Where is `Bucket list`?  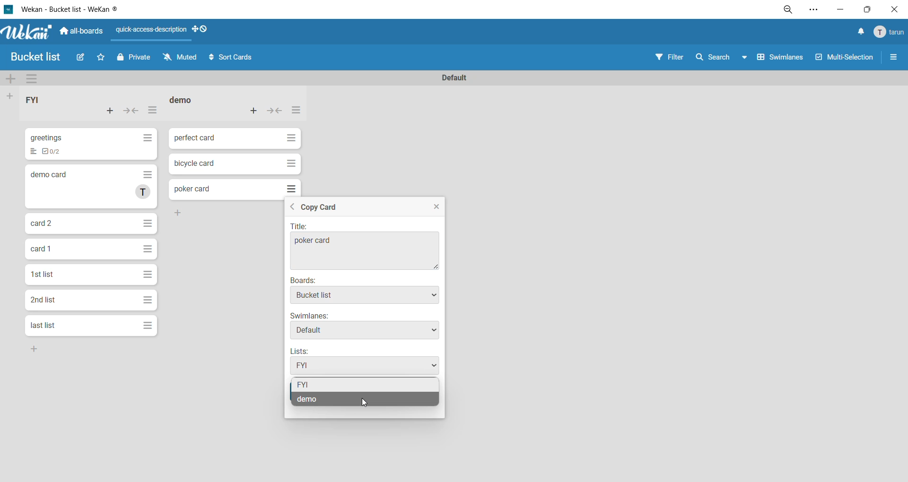
Bucket list is located at coordinates (363, 296).